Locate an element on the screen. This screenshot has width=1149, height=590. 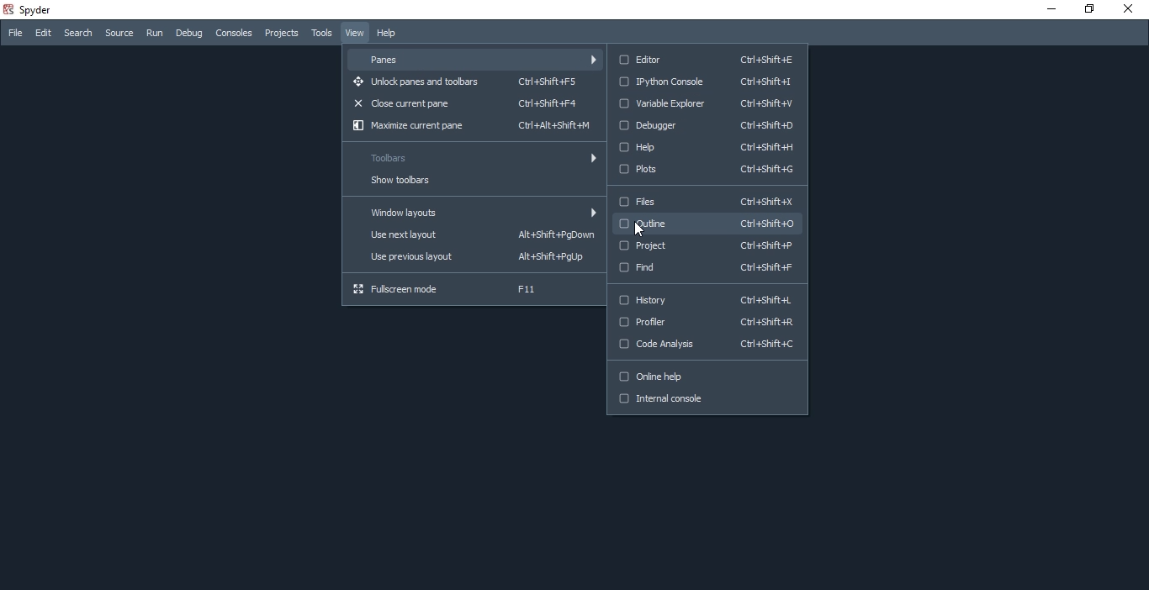
Files is located at coordinates (706, 201).